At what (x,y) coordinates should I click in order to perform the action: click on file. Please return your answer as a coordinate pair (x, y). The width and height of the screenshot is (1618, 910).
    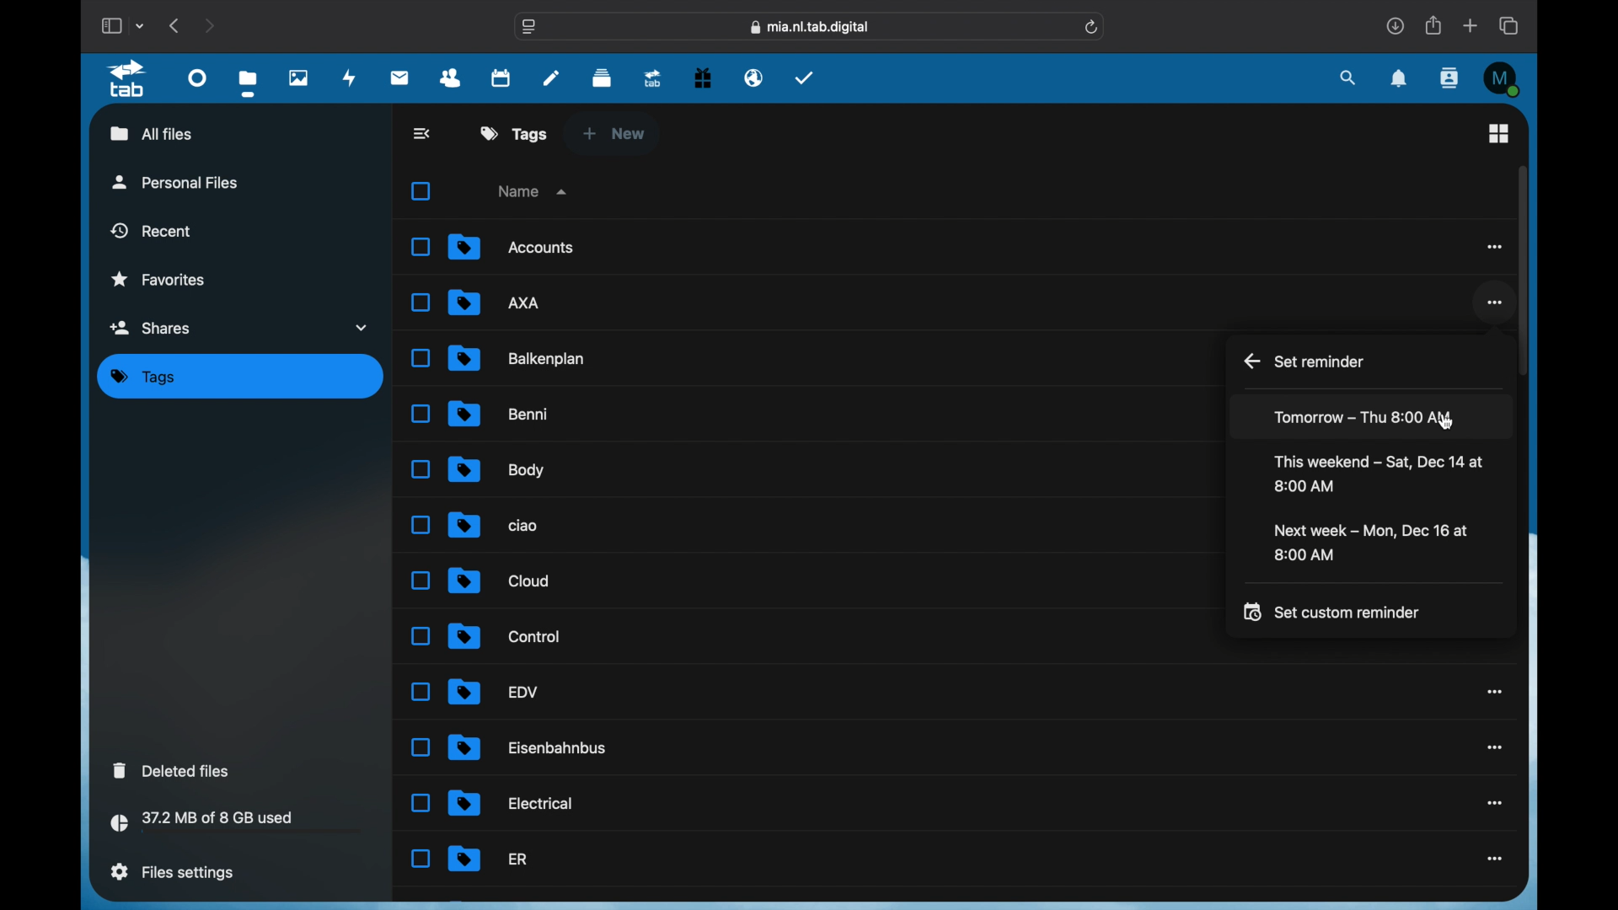
    Looking at the image, I should click on (496, 302).